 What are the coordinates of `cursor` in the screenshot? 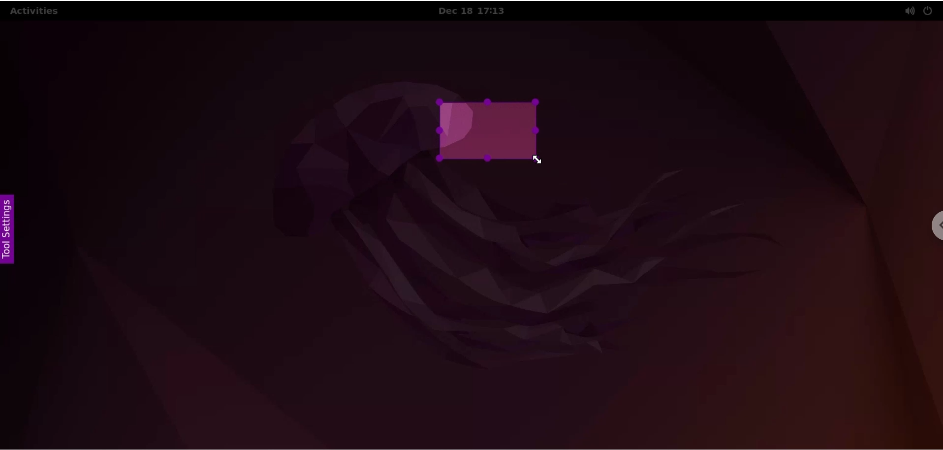 It's located at (539, 160).